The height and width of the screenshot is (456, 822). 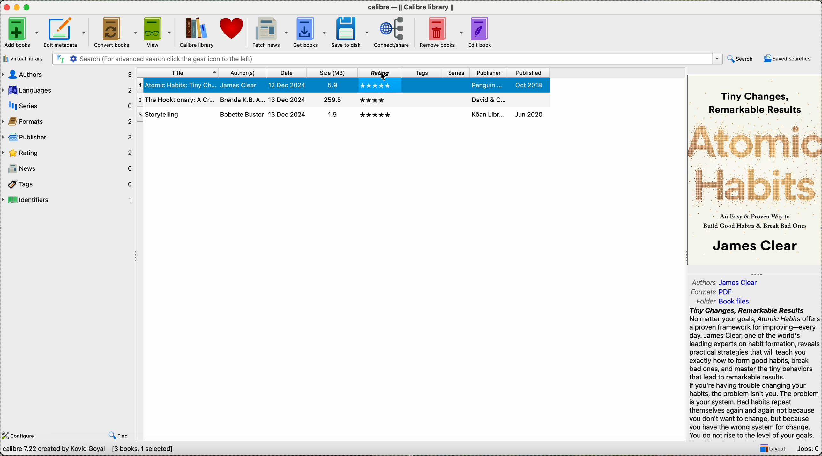 I want to click on 5 star, so click(x=376, y=115).